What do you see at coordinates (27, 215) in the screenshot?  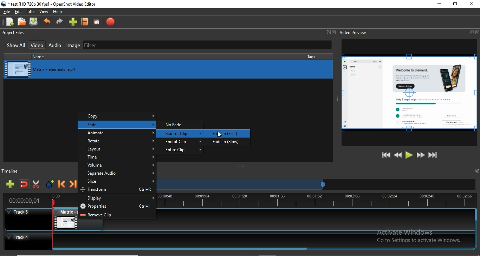 I see `track 5` at bounding box center [27, 215].